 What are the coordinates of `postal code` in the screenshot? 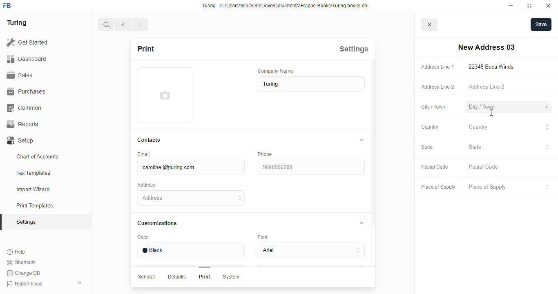 It's located at (434, 167).